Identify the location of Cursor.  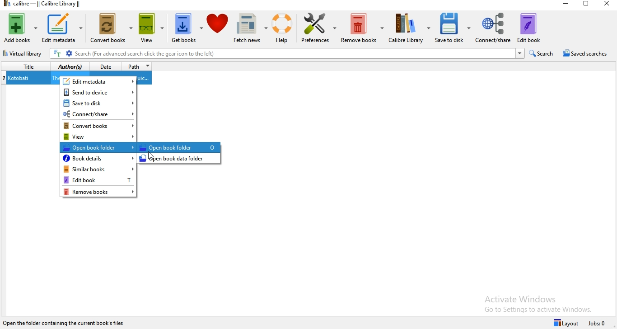
(152, 156).